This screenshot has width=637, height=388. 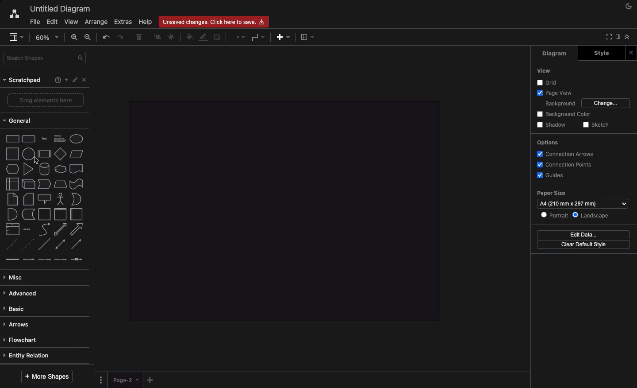 I want to click on Canvas, so click(x=280, y=212).